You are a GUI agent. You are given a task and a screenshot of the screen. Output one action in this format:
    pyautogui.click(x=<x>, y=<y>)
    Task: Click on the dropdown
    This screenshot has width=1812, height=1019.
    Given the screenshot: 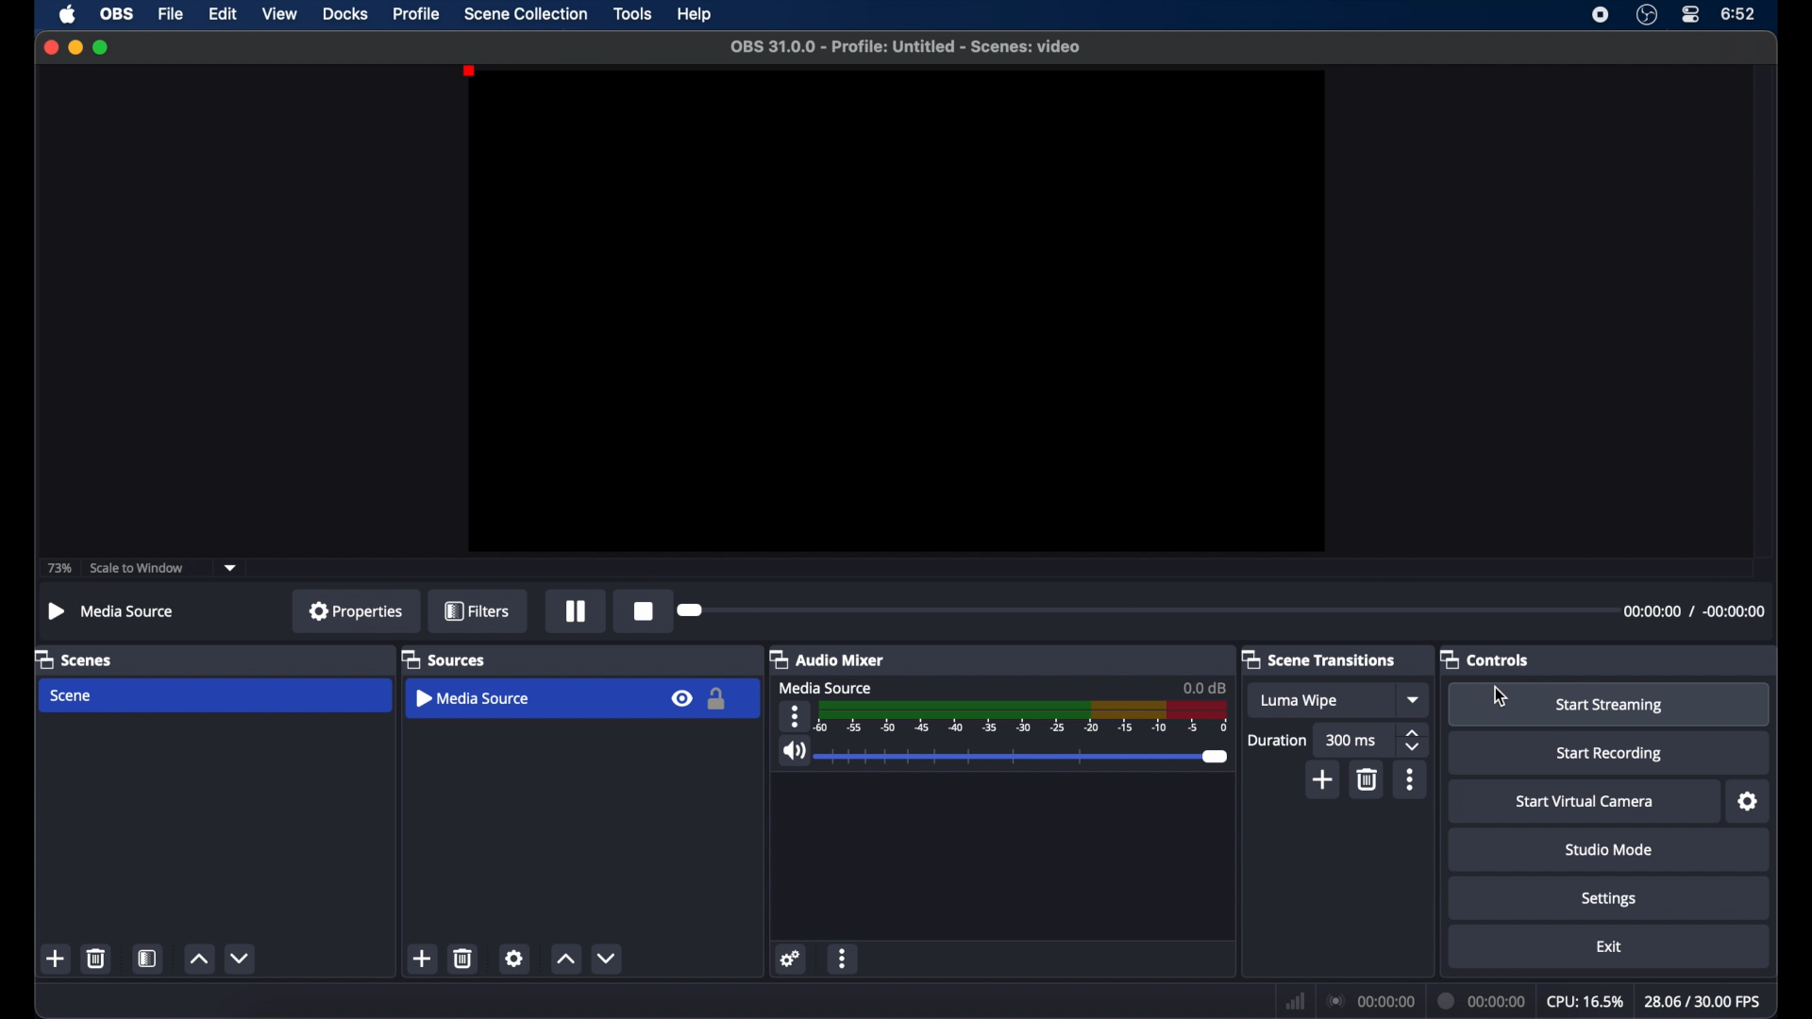 What is the action you would take?
    pyautogui.click(x=228, y=566)
    